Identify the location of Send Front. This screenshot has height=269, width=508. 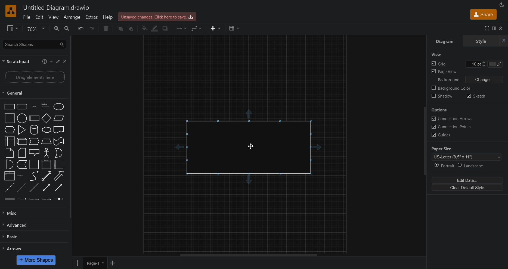
(131, 29).